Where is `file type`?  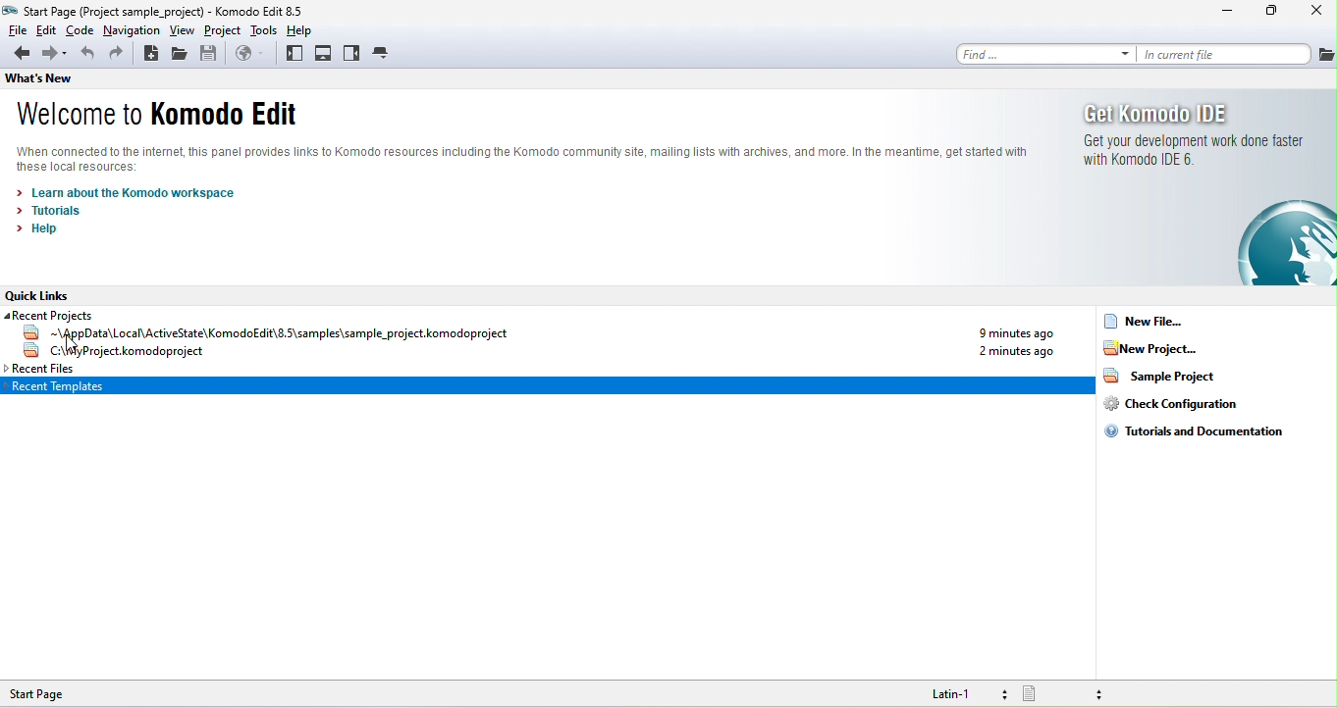 file type is located at coordinates (1060, 694).